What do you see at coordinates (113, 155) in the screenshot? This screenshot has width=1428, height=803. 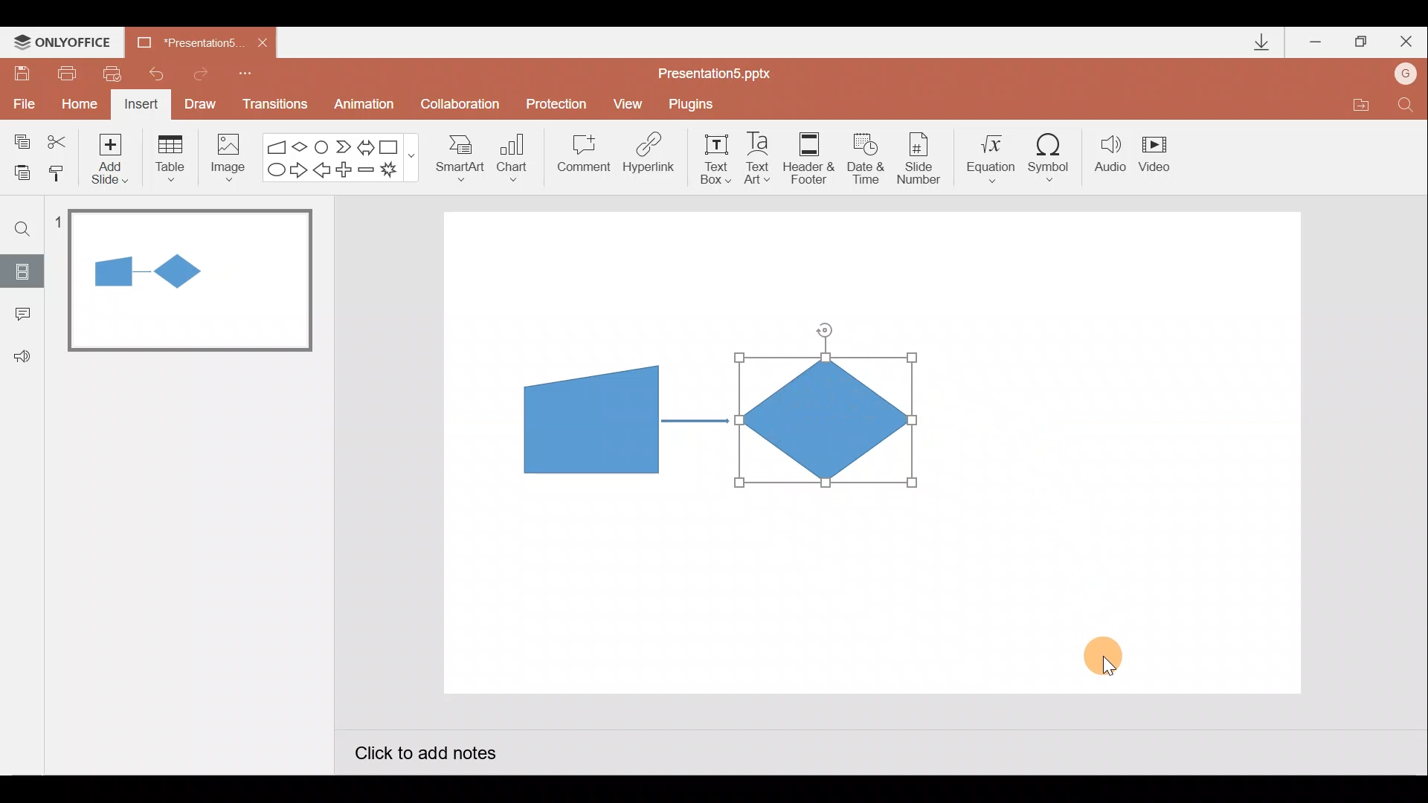 I see `Add slide` at bounding box center [113, 155].